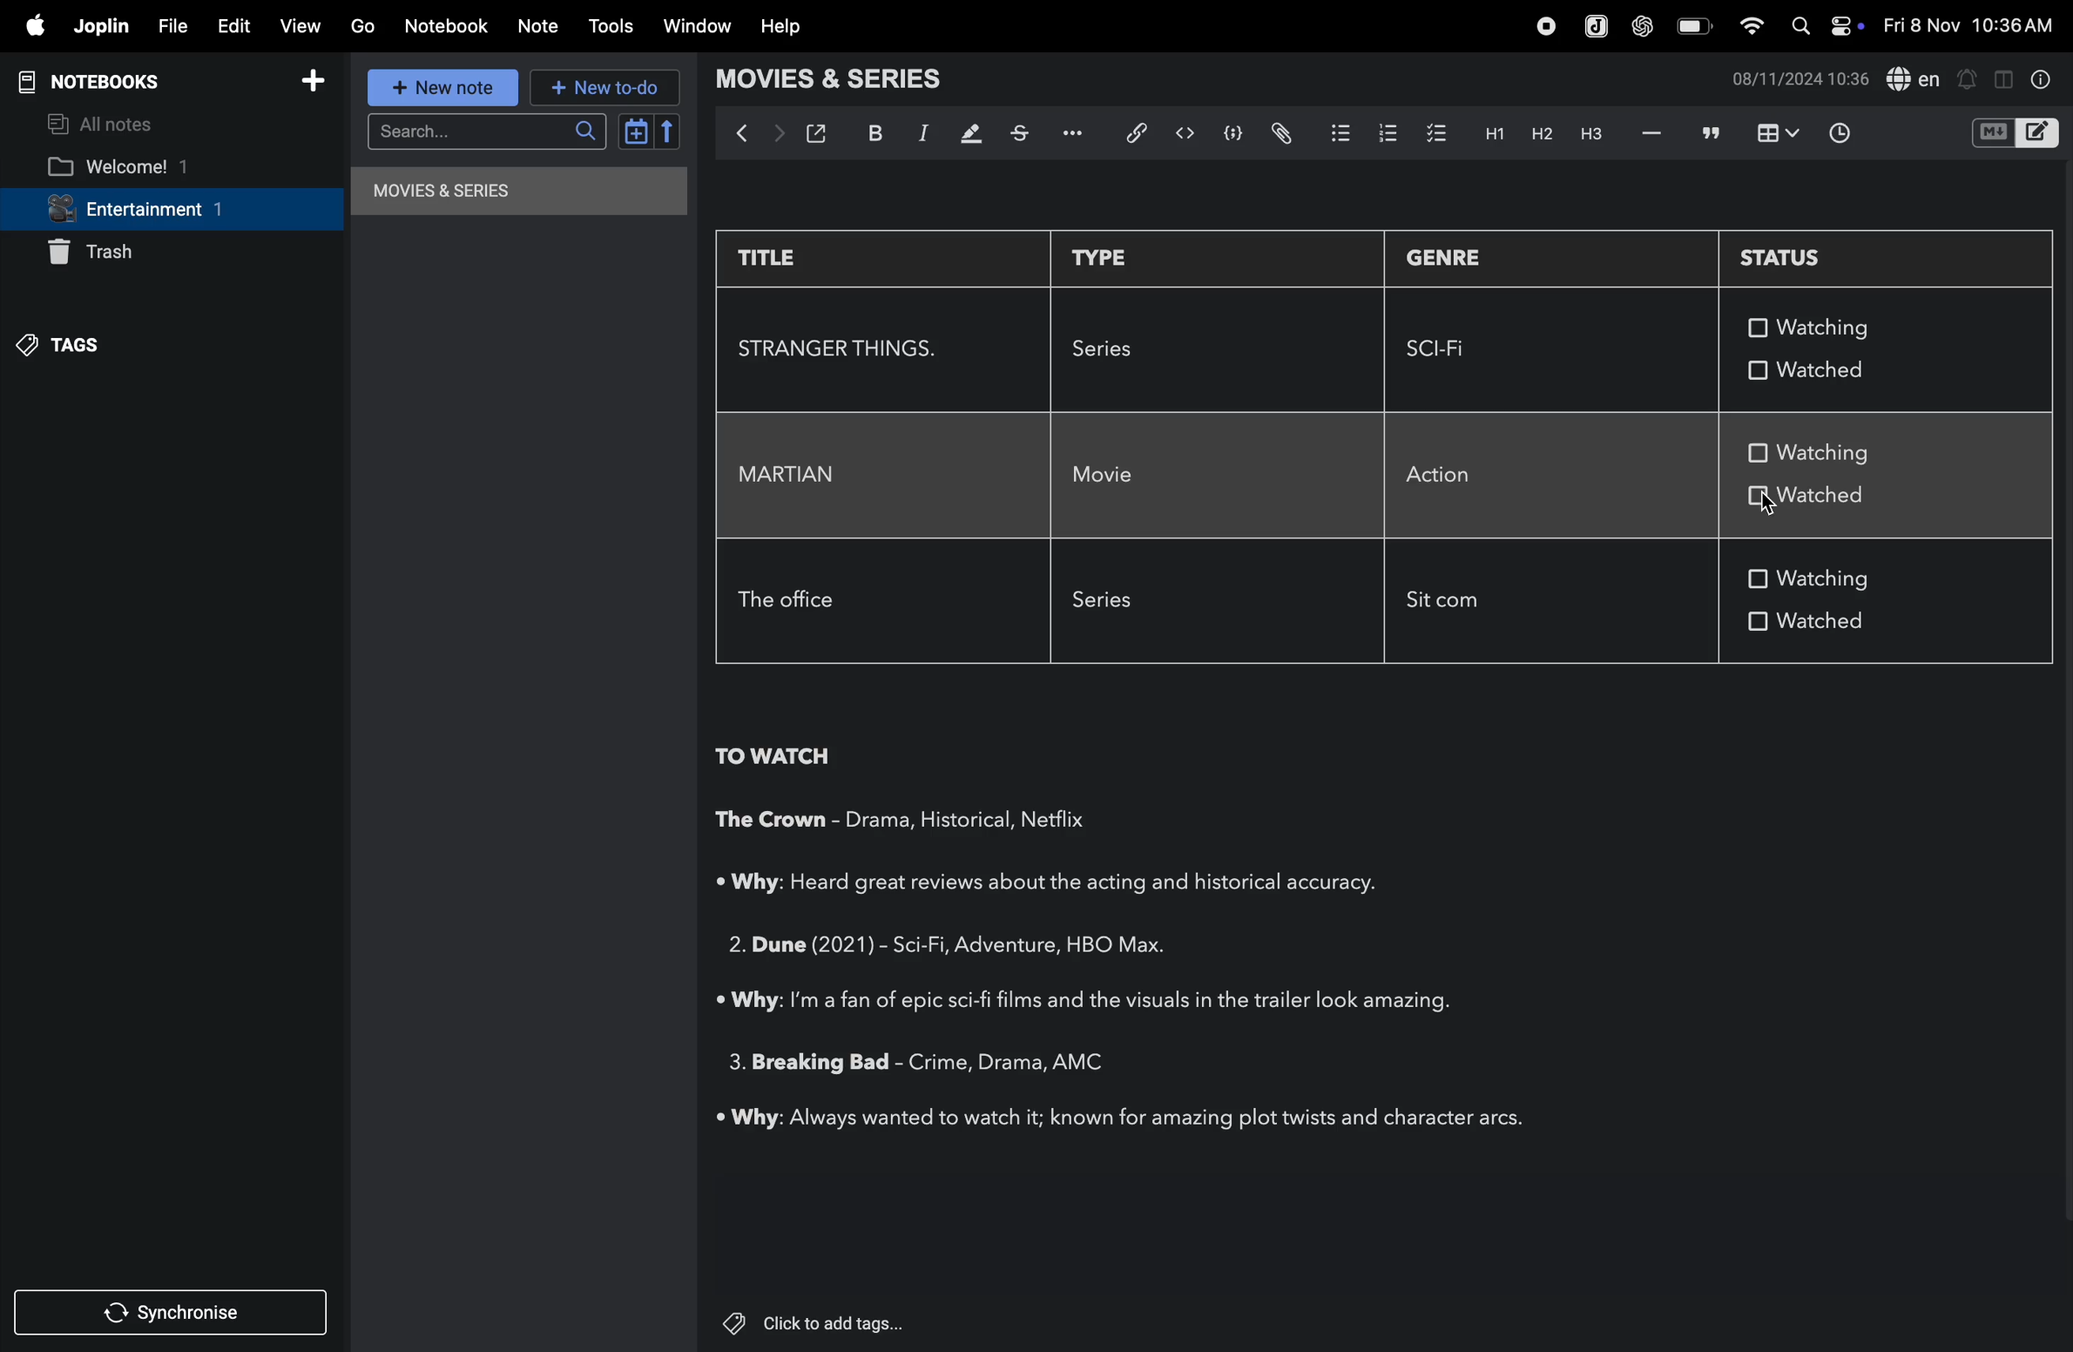 The height and width of the screenshot is (1352, 2073). Describe the element at coordinates (125, 253) in the screenshot. I see `trash` at that location.